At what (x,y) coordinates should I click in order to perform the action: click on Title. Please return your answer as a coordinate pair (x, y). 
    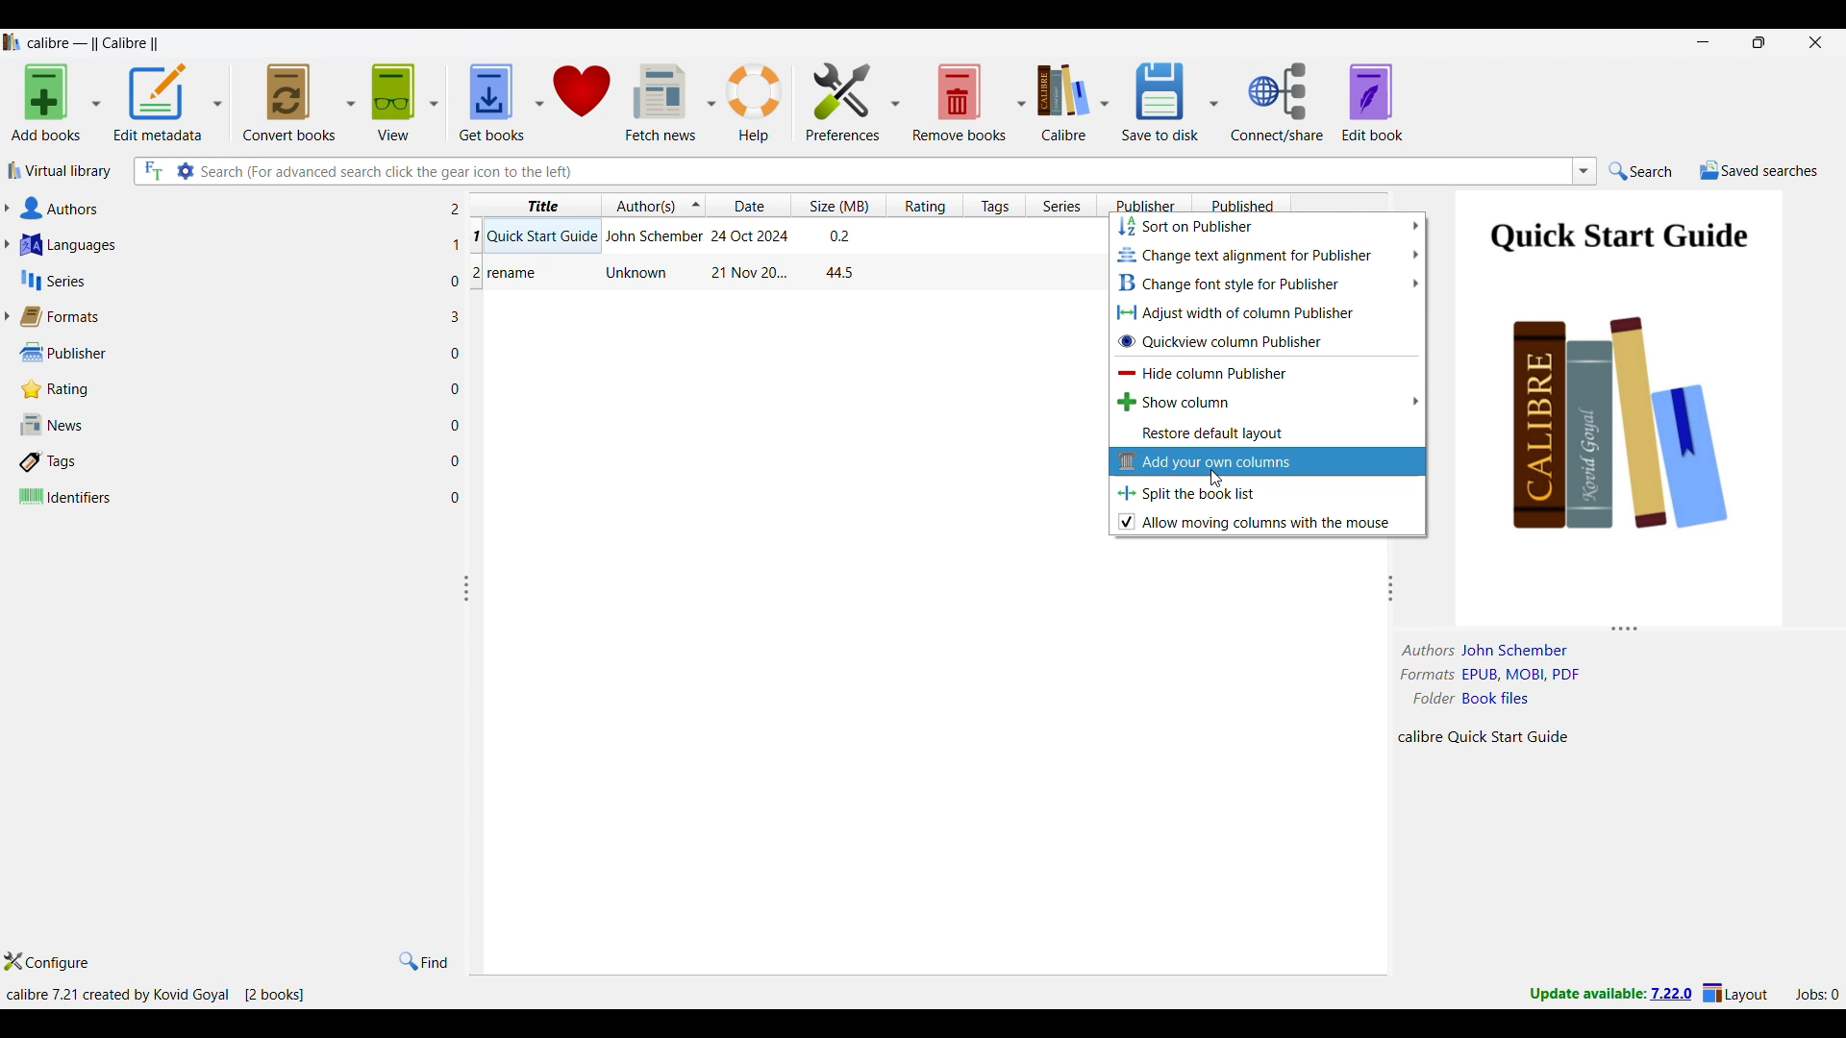
    Looking at the image, I should click on (542, 235).